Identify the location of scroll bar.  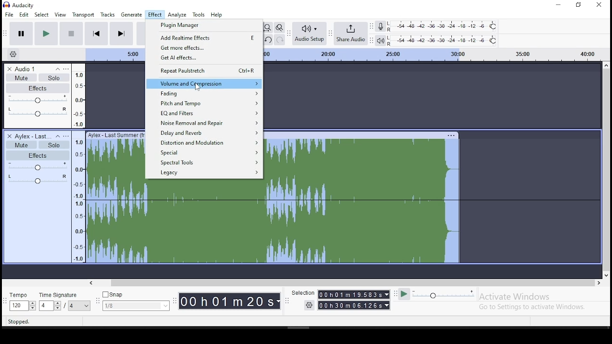
(346, 282).